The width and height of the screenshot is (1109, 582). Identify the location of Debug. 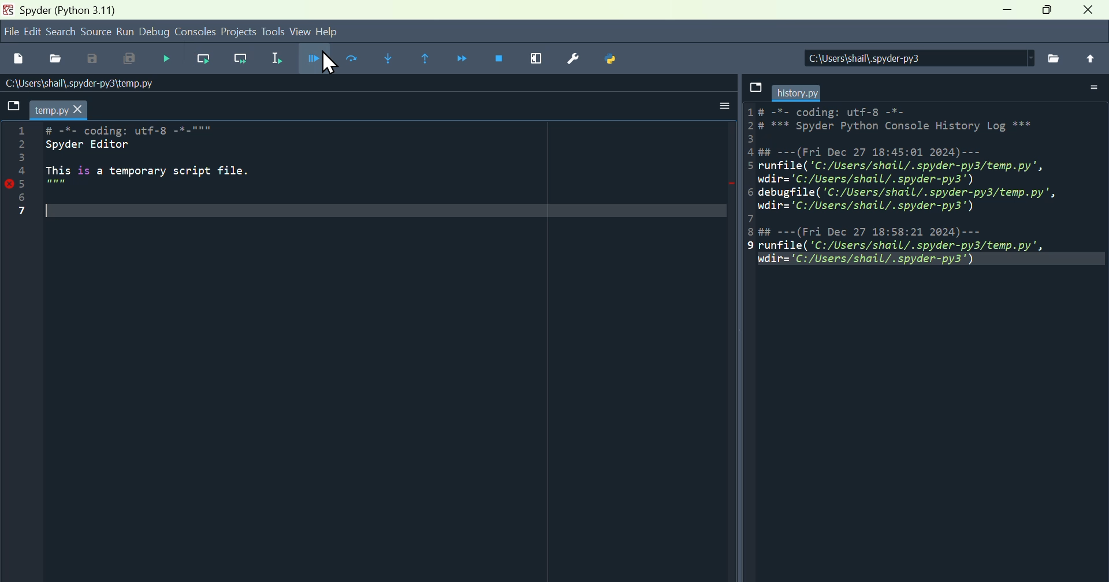
(317, 58).